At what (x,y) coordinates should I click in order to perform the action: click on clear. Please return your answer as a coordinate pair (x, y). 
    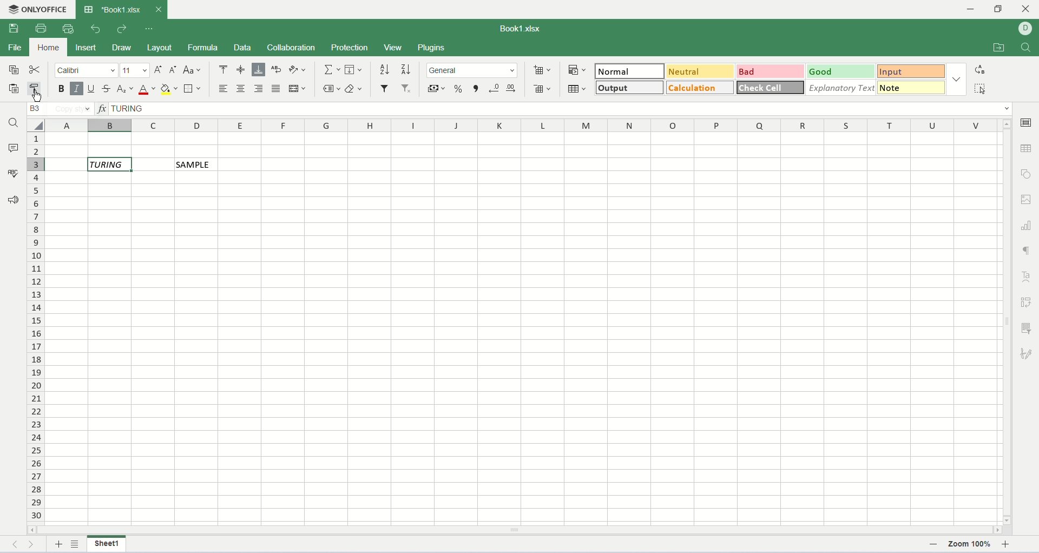
    Looking at the image, I should click on (354, 89).